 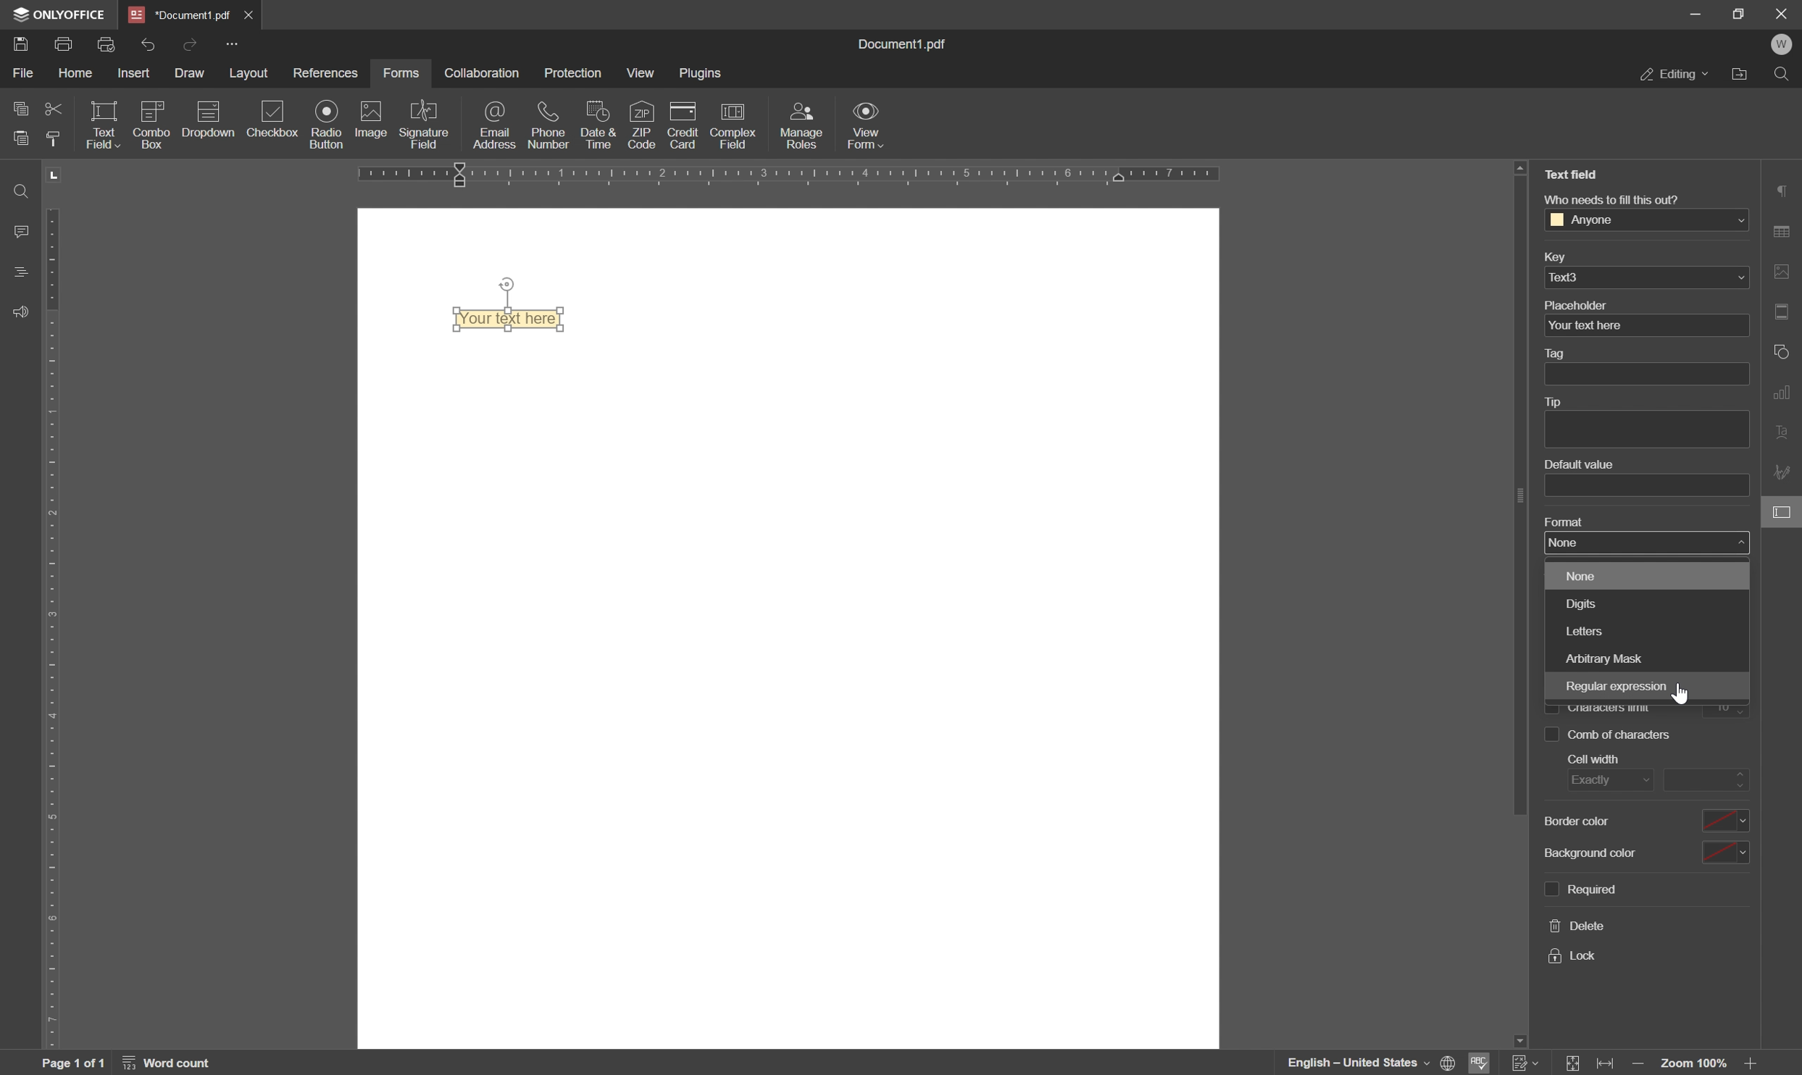 I want to click on your text here, so click(x=1585, y=327).